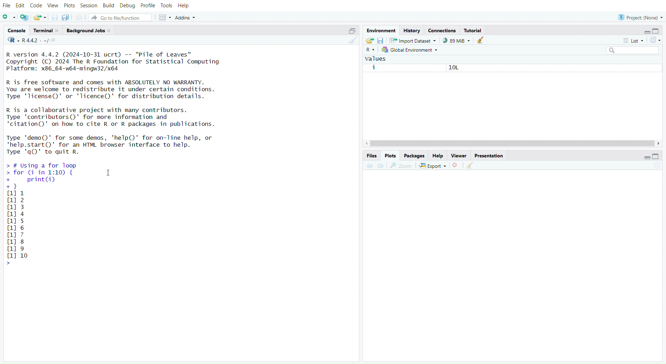 The image size is (666, 364). I want to click on project (None), so click(640, 17).